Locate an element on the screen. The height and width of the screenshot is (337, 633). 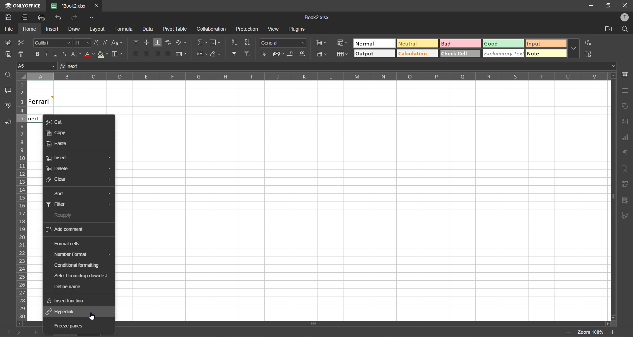
text is located at coordinates (626, 168).